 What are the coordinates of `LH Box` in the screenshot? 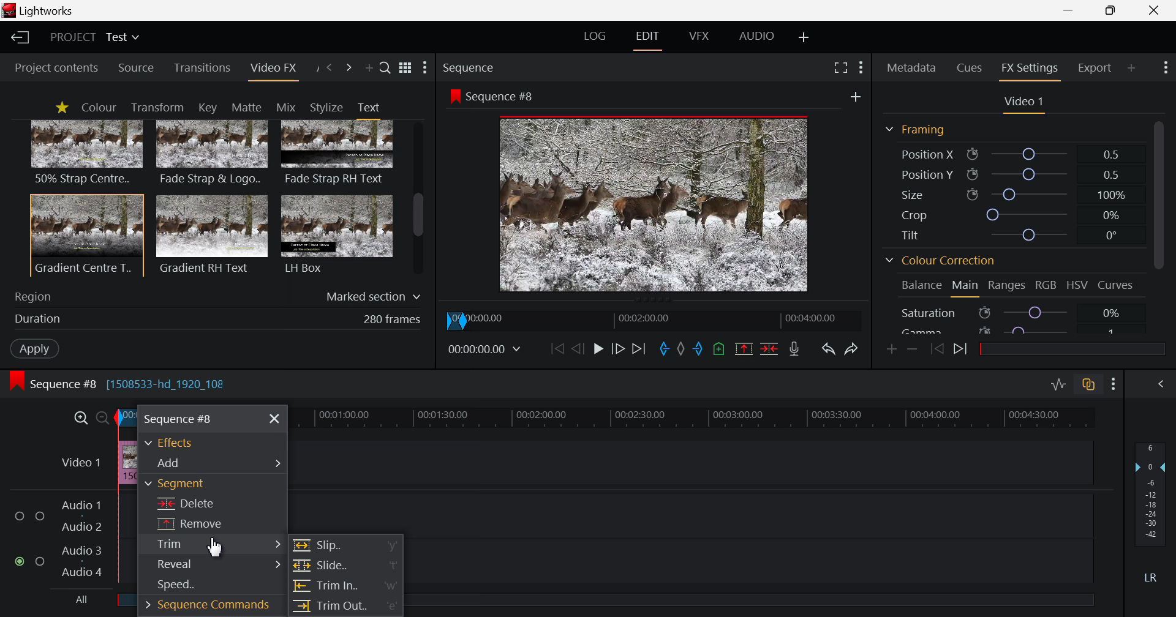 It's located at (336, 234).